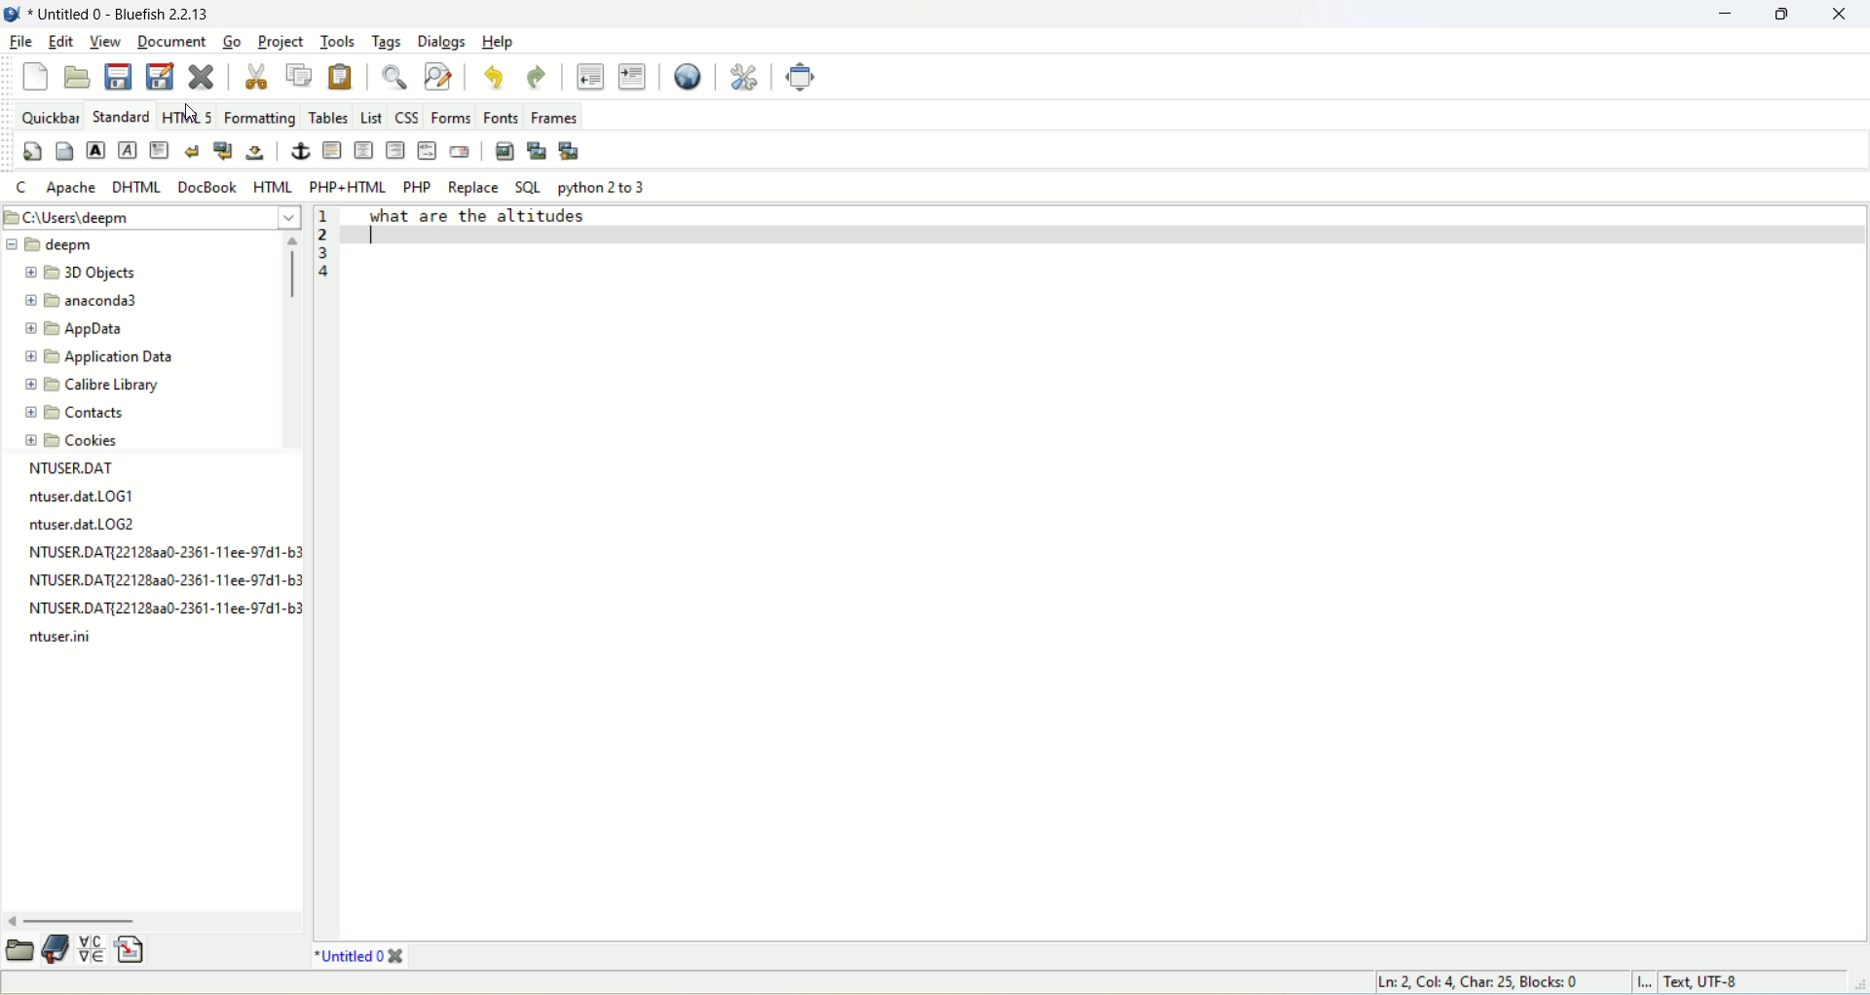  Describe the element at coordinates (34, 77) in the screenshot. I see `new` at that location.